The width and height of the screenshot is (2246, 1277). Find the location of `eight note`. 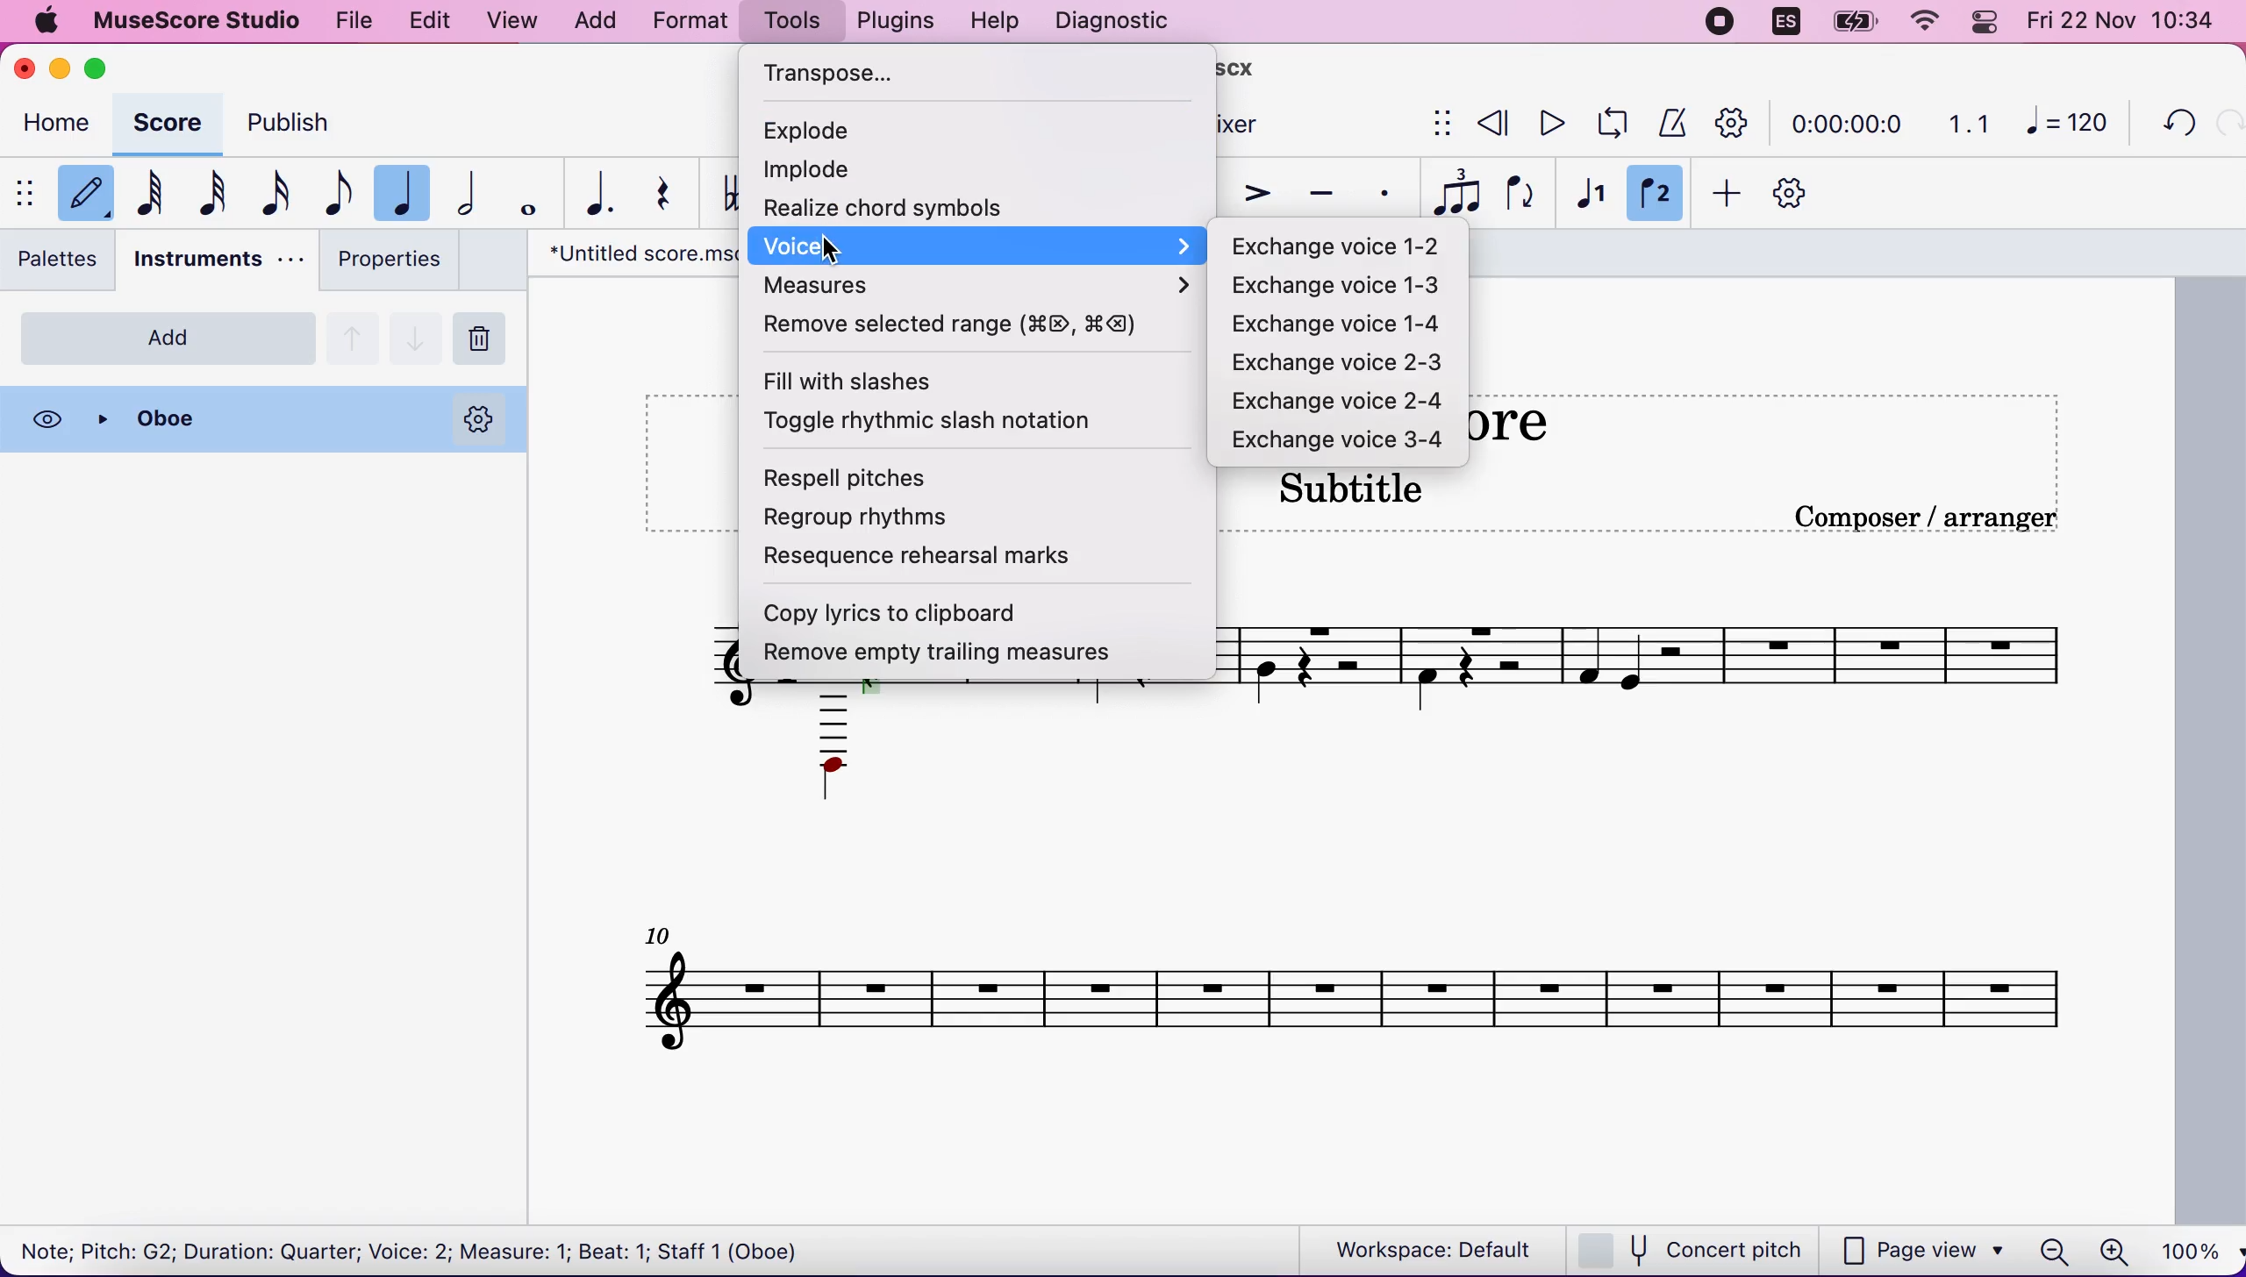

eight note is located at coordinates (341, 196).